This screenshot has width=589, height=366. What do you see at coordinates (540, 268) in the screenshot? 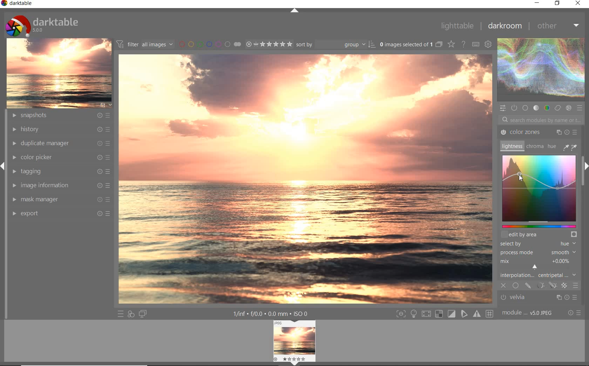
I see `INTERPOLATION` at bounding box center [540, 268].